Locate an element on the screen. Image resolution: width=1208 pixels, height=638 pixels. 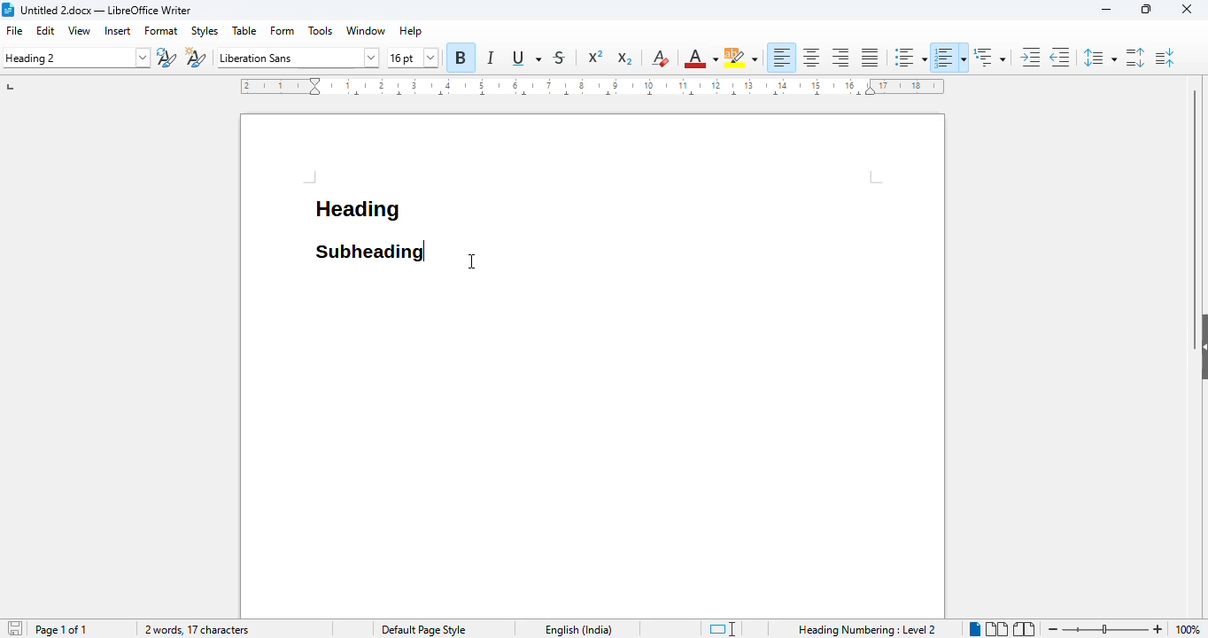
set outline format is located at coordinates (989, 56).